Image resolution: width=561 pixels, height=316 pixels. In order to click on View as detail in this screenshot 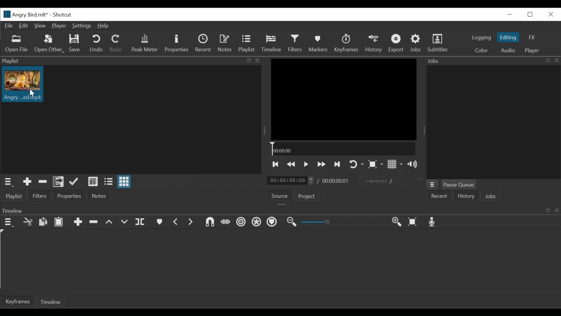, I will do `click(93, 182)`.